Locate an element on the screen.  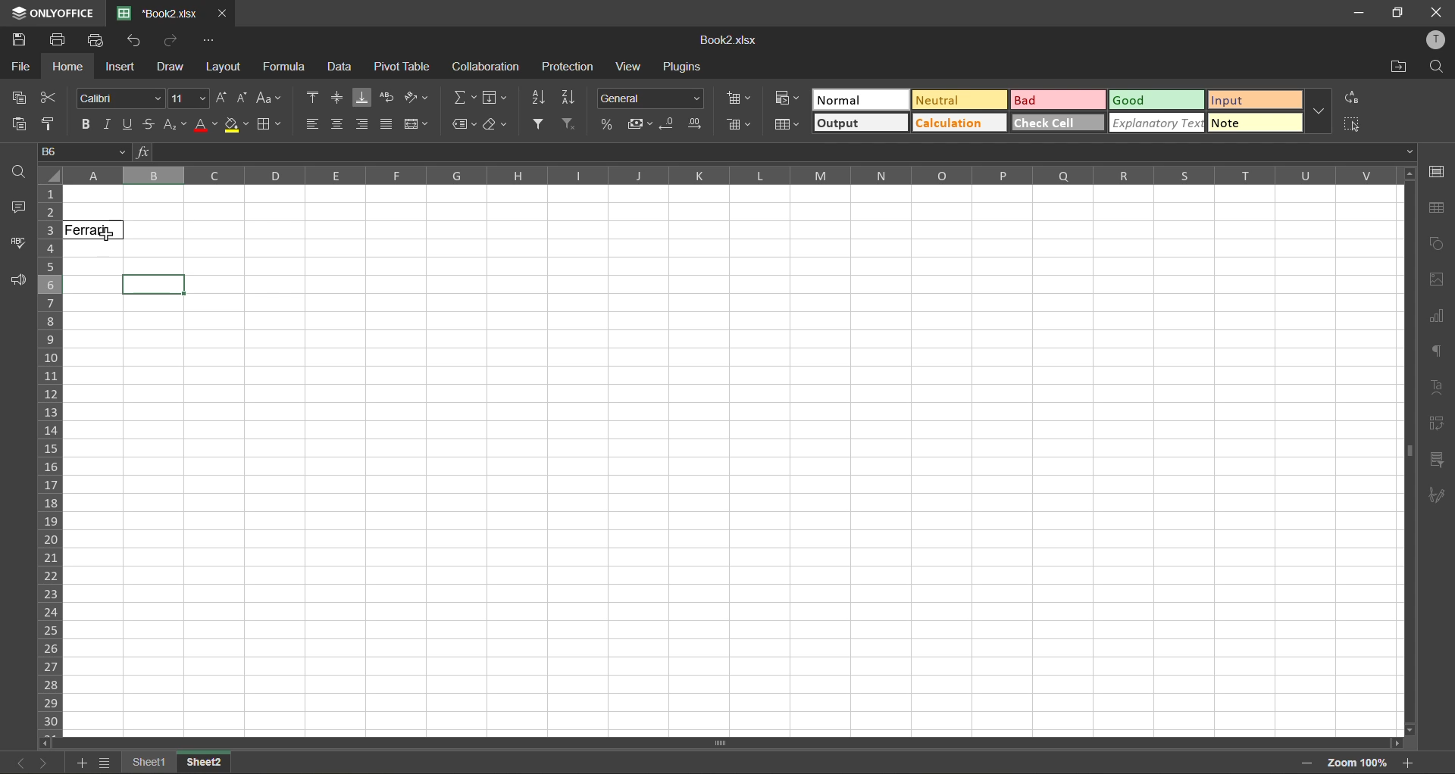
home is located at coordinates (69, 67).